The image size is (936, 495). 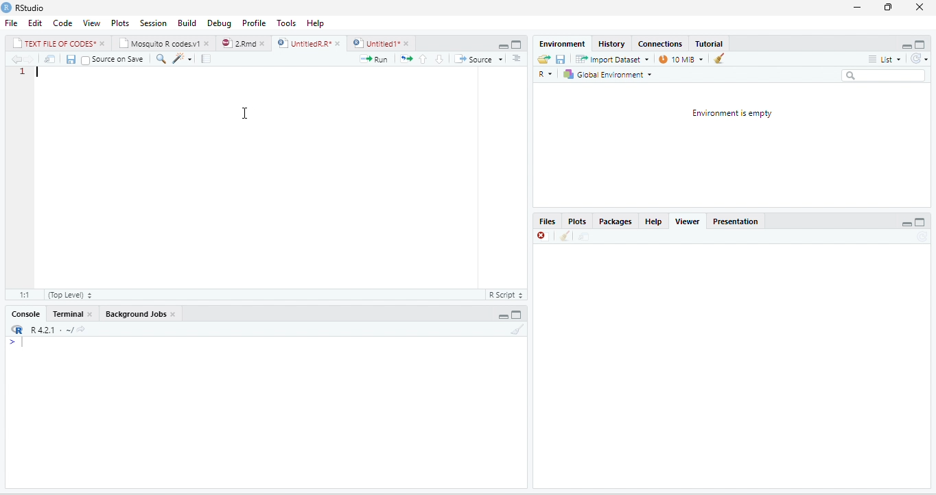 What do you see at coordinates (922, 44) in the screenshot?
I see `maximize` at bounding box center [922, 44].